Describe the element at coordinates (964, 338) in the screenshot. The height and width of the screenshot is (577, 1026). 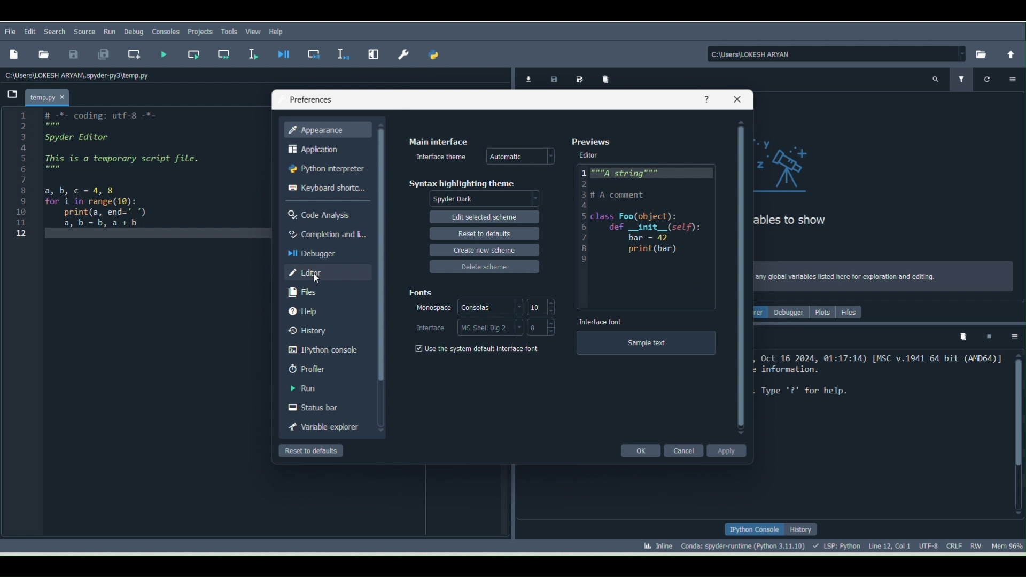
I see `Remove all variables from namespace` at that location.